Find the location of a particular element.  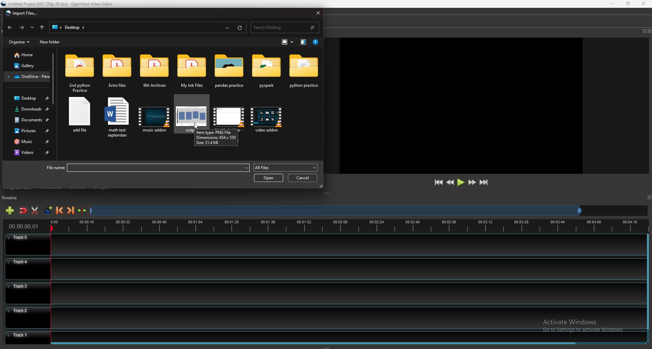

effects is located at coordinates (78, 187).